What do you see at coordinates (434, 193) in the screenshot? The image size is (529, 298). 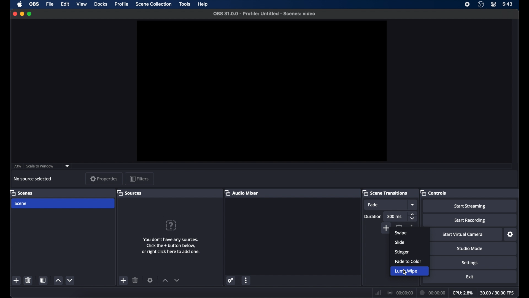 I see `controls` at bounding box center [434, 193].